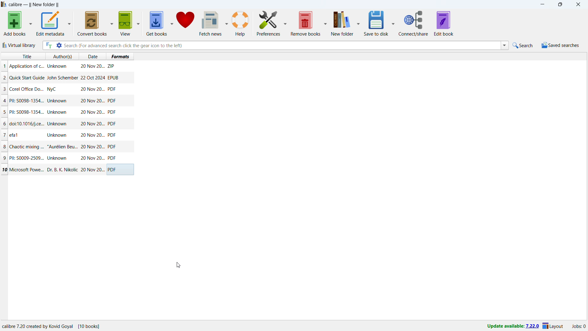 This screenshot has width=588, height=331. Describe the element at coordinates (125, 23) in the screenshot. I see `view` at that location.